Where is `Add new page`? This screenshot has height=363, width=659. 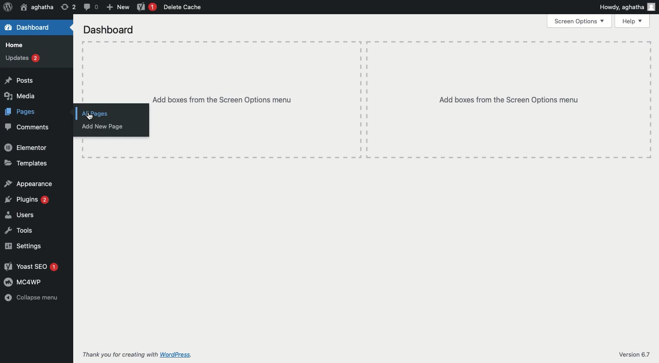 Add new page is located at coordinates (111, 127).